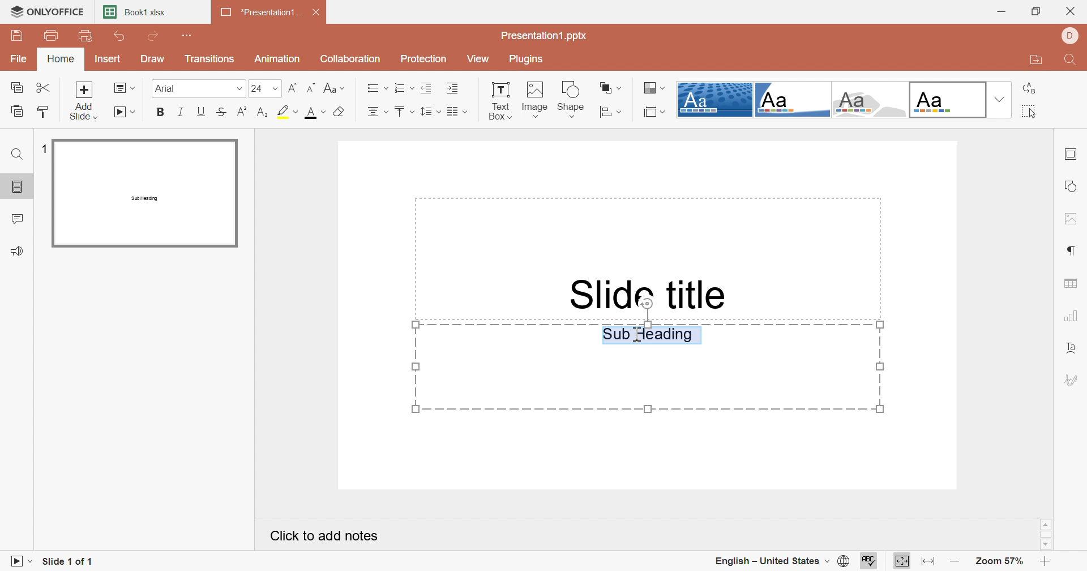 This screenshot has width=1087, height=571. Describe the element at coordinates (316, 11) in the screenshot. I see `Close` at that location.